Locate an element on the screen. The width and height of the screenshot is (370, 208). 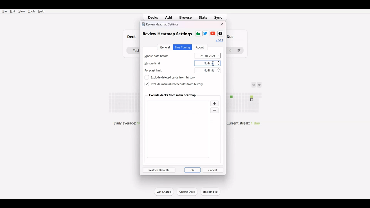
View is located at coordinates (21, 11).